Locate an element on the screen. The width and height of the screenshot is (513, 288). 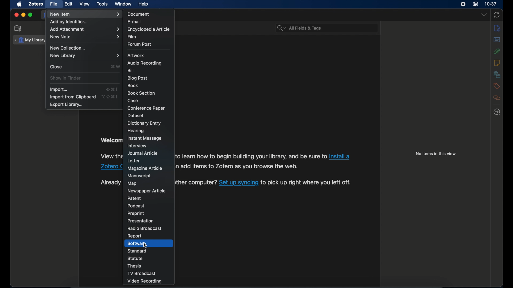
interview is located at coordinates (137, 146).